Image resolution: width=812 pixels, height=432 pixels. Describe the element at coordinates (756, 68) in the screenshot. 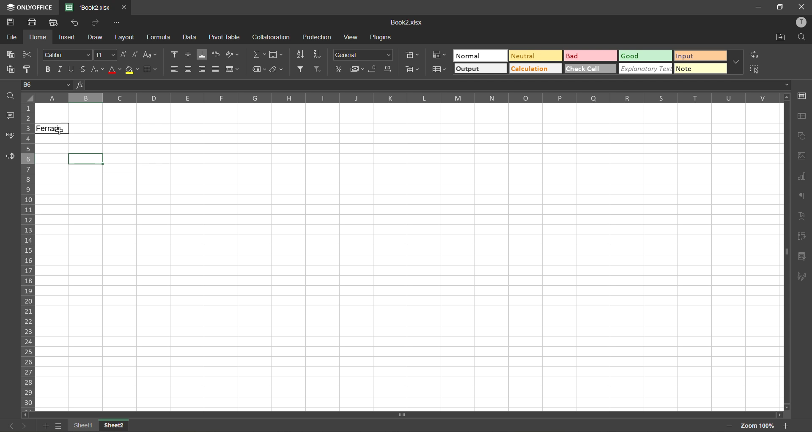

I see `select cell` at that location.